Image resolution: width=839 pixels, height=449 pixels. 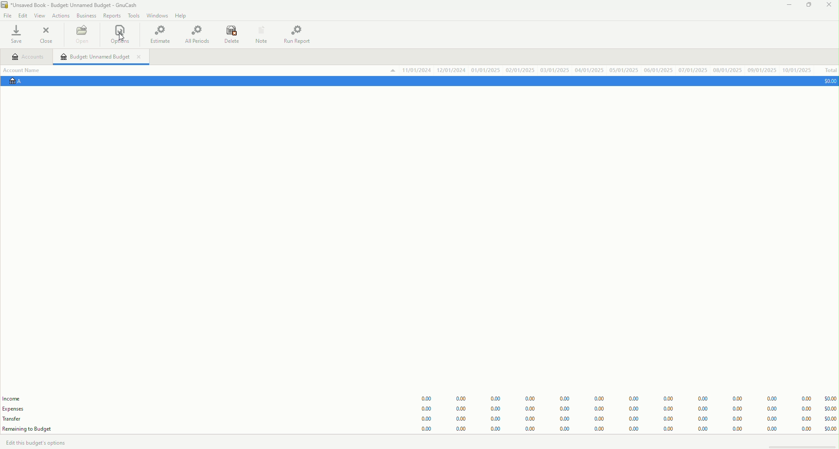 I want to click on $0, so click(x=828, y=81).